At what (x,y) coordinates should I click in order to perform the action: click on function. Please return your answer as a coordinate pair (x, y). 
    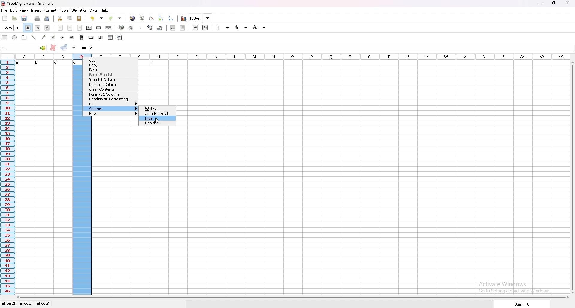
    Looking at the image, I should click on (152, 18).